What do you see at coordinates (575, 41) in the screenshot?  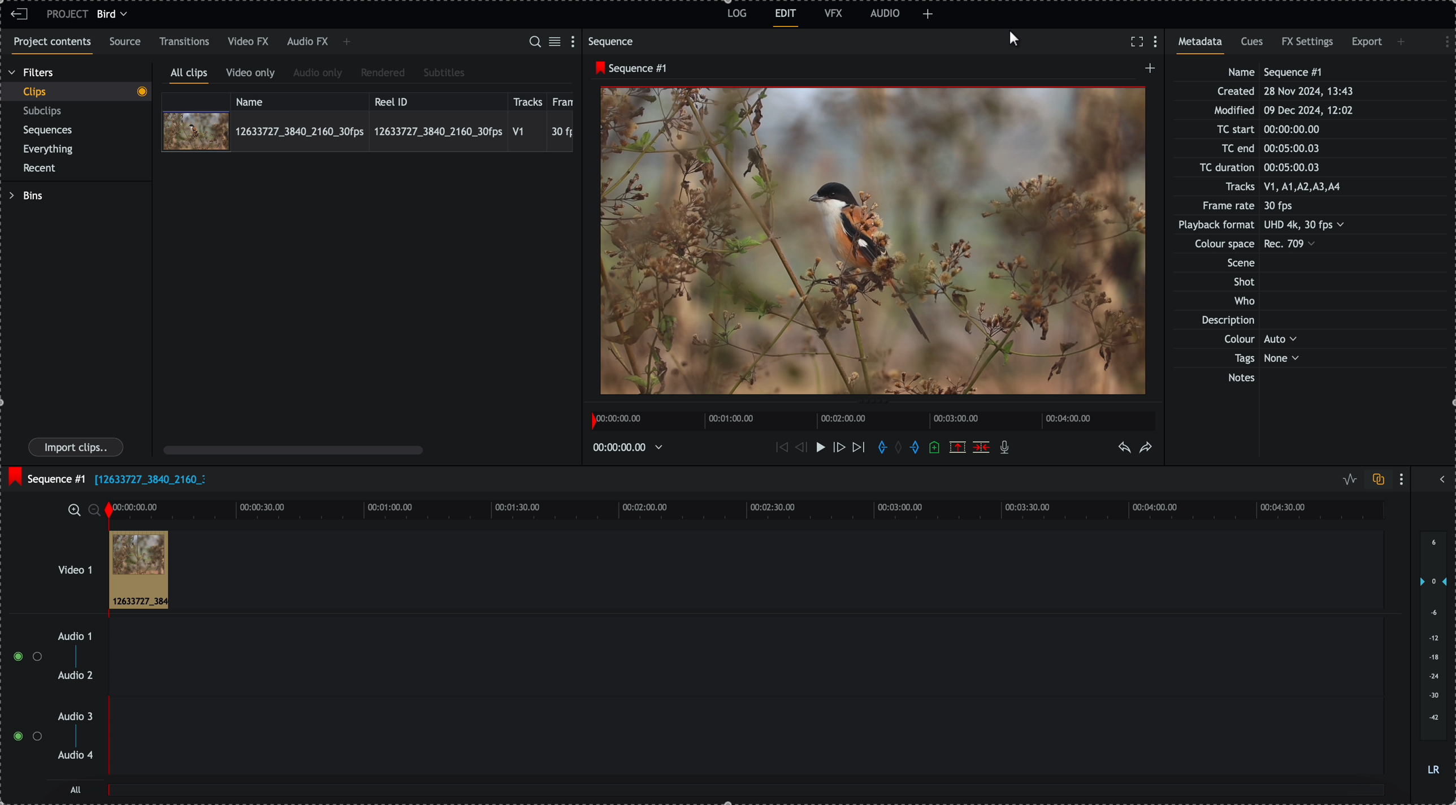 I see `show settings menu` at bounding box center [575, 41].